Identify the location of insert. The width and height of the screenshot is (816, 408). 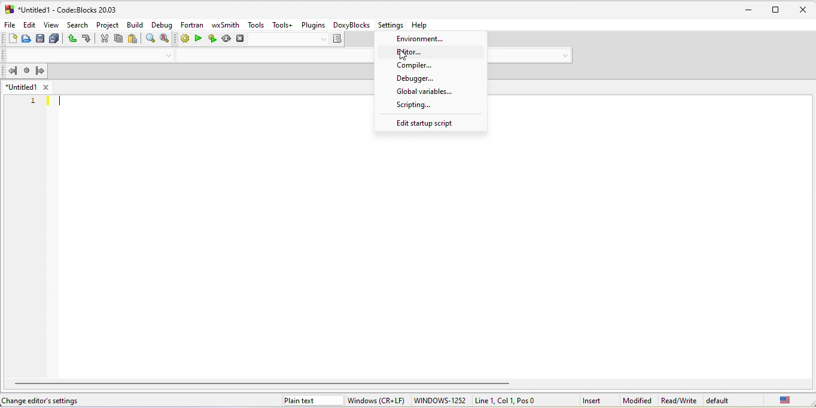
(592, 401).